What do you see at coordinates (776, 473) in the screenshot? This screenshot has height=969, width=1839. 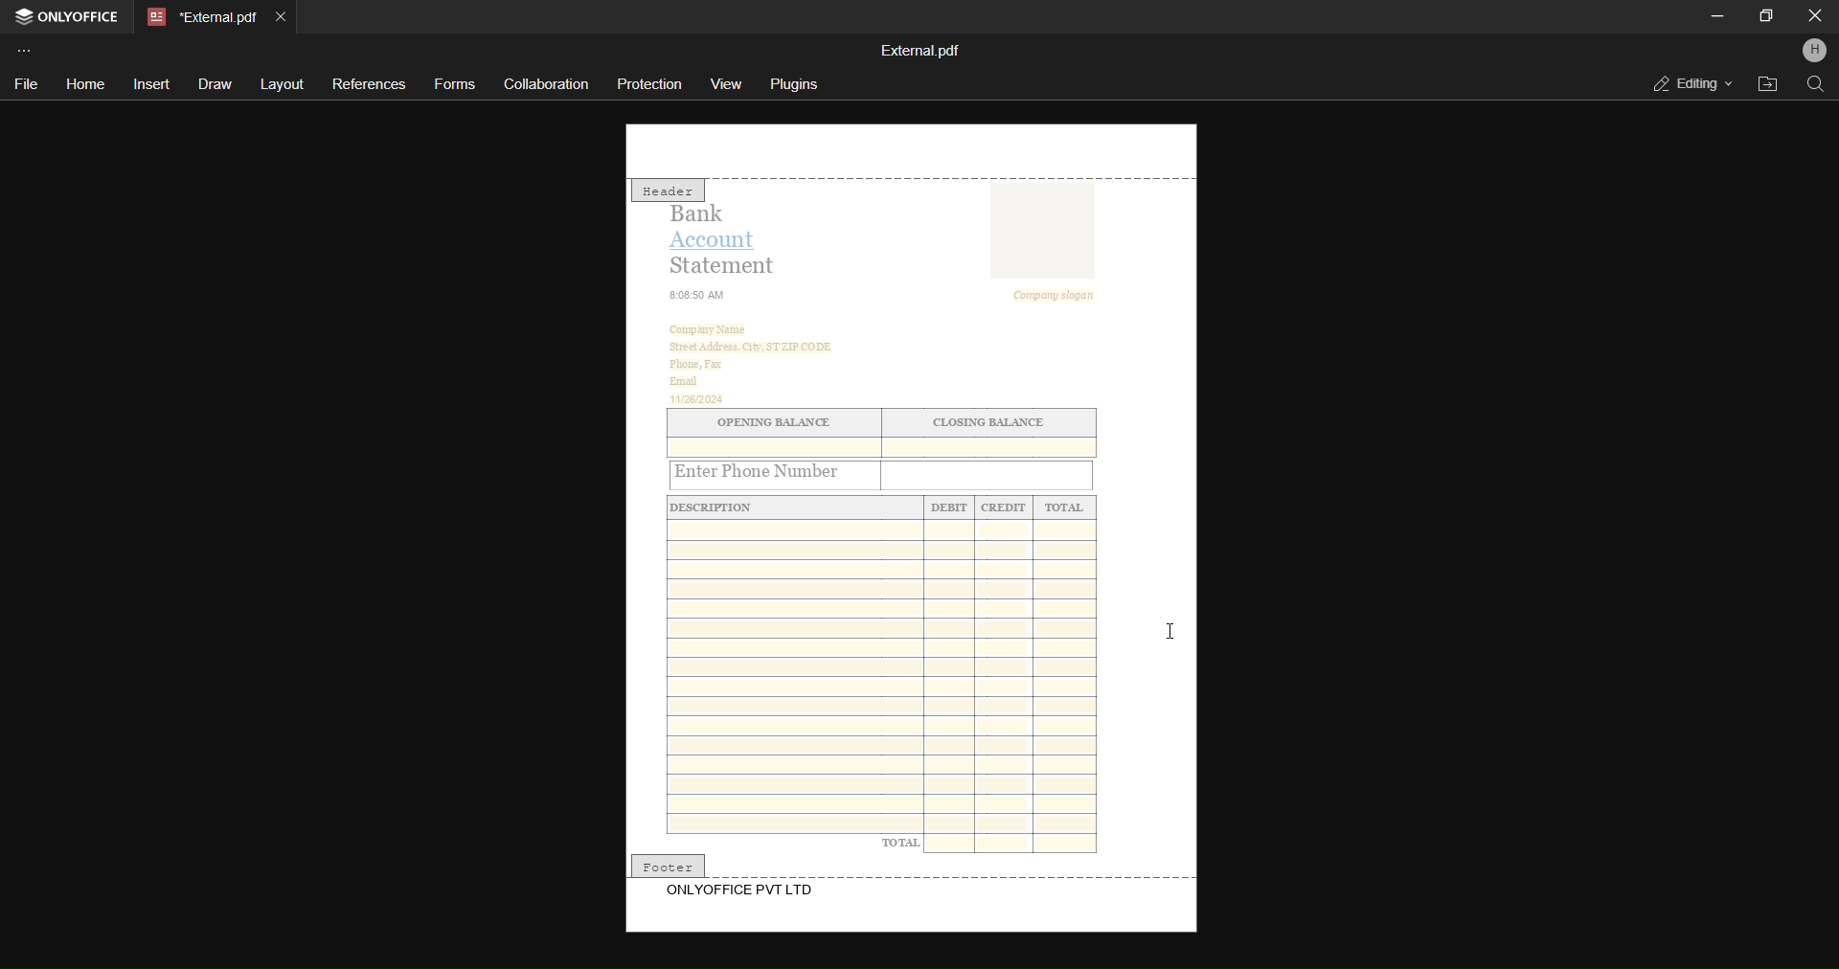 I see `Enter Phone Number` at bounding box center [776, 473].